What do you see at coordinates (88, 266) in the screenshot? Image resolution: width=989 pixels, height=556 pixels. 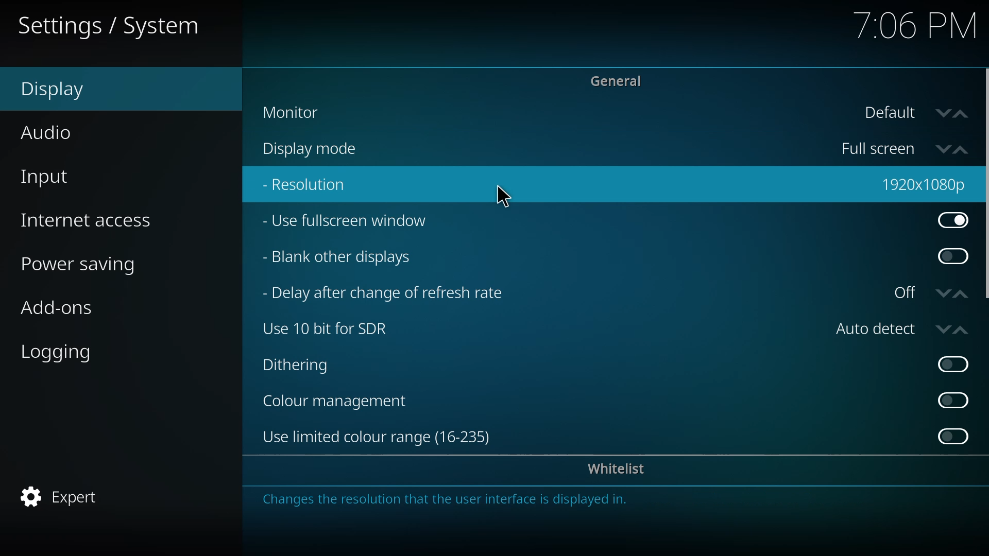 I see `power saving` at bounding box center [88, 266].